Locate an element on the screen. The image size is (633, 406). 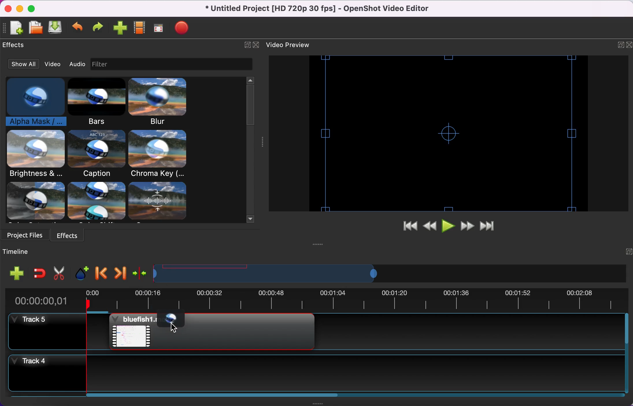
timeline is located at coordinates (28, 253).